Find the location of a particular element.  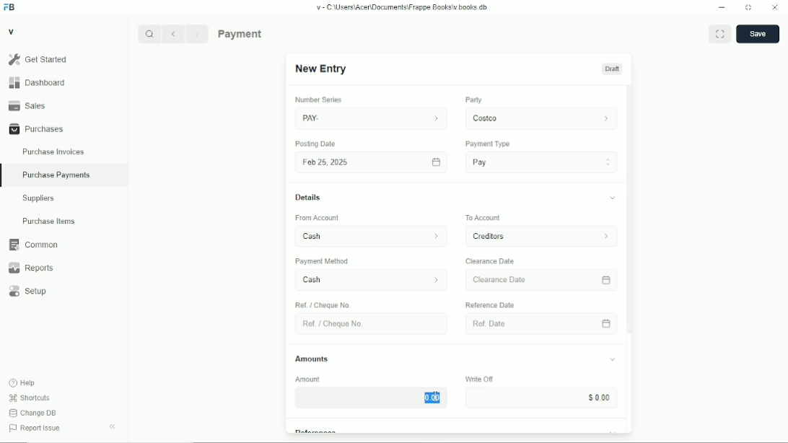

costco is located at coordinates (542, 117).